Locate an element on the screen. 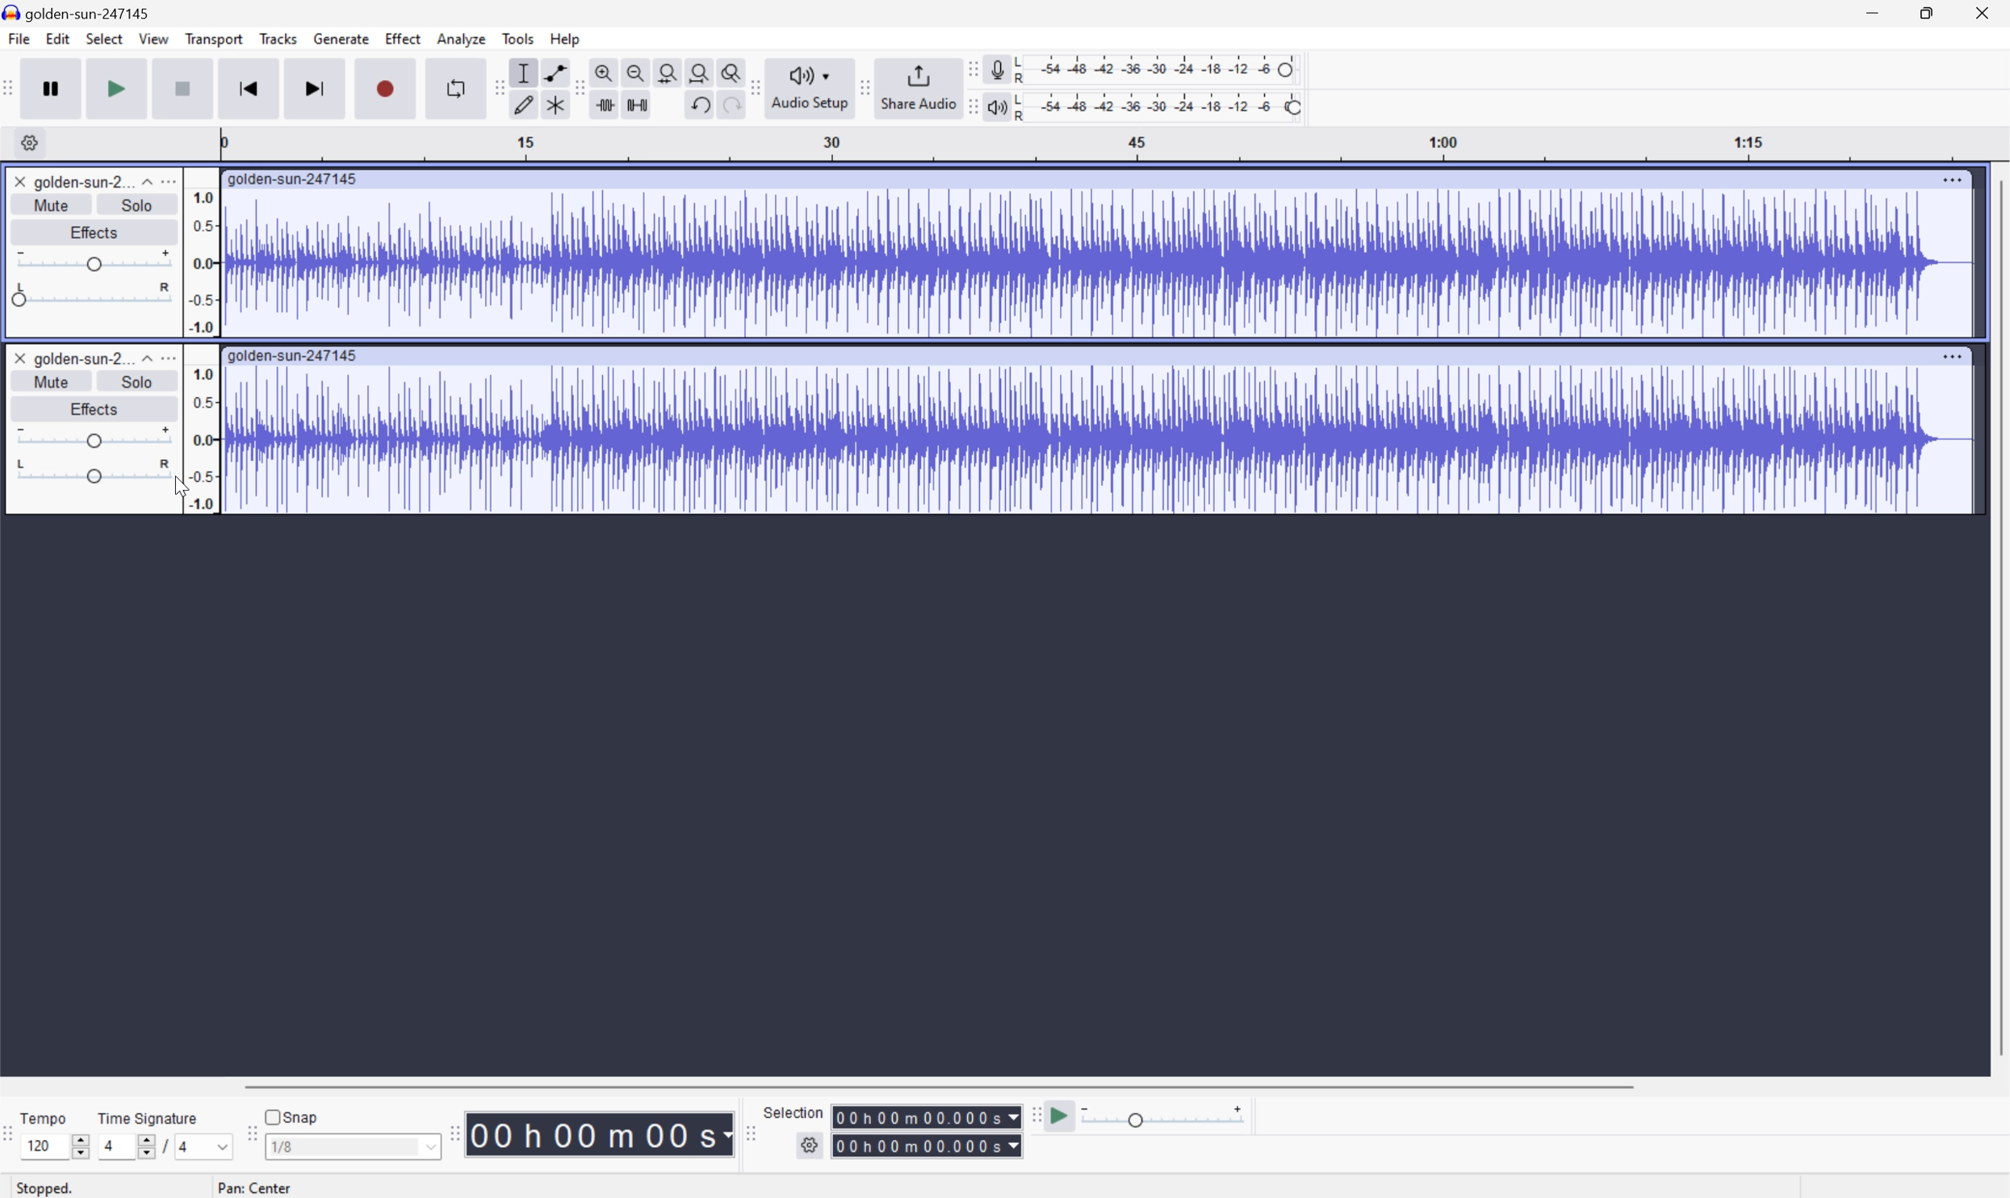 Image resolution: width=2010 pixels, height=1198 pixels. Audacity Play at speed toolbar is located at coordinates (1032, 1112).